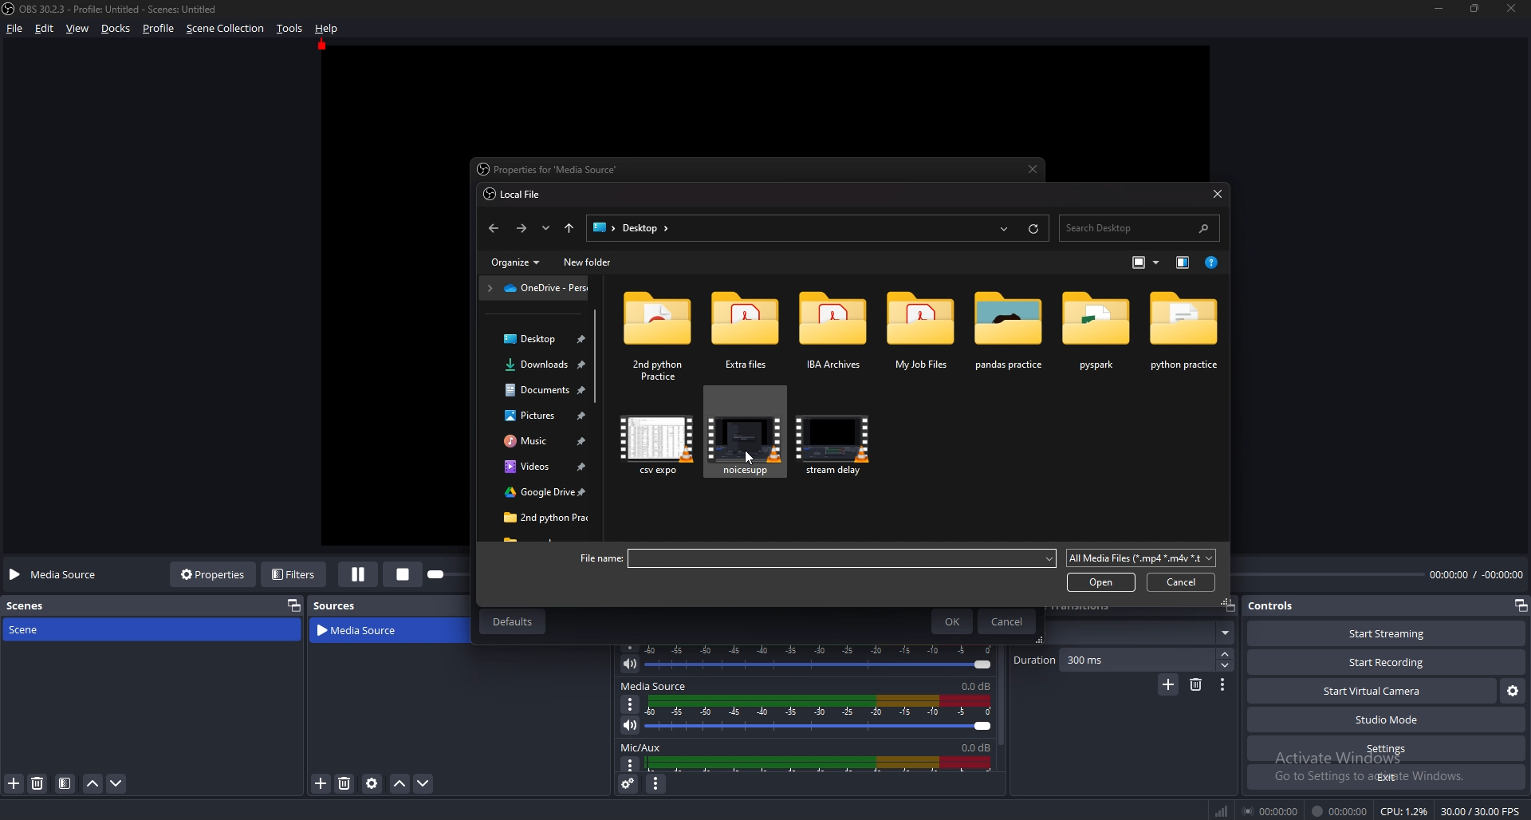 Image resolution: width=1531 pixels, height=820 pixels. I want to click on folder, so click(1010, 331).